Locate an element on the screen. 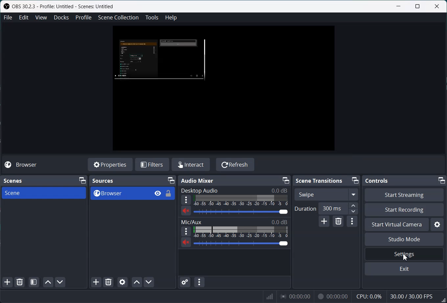 The image size is (447, 303). Add Scene is located at coordinates (8, 282).